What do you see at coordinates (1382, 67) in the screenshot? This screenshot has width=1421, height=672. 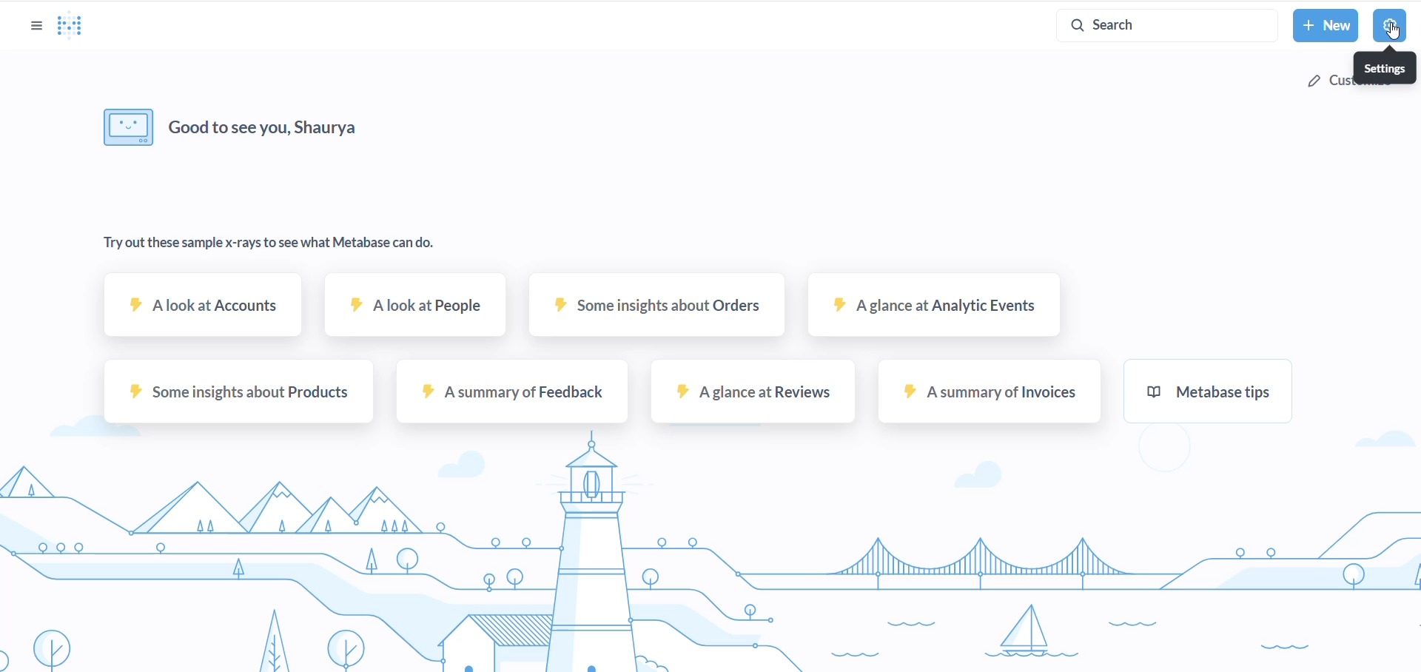 I see `settings` at bounding box center [1382, 67].